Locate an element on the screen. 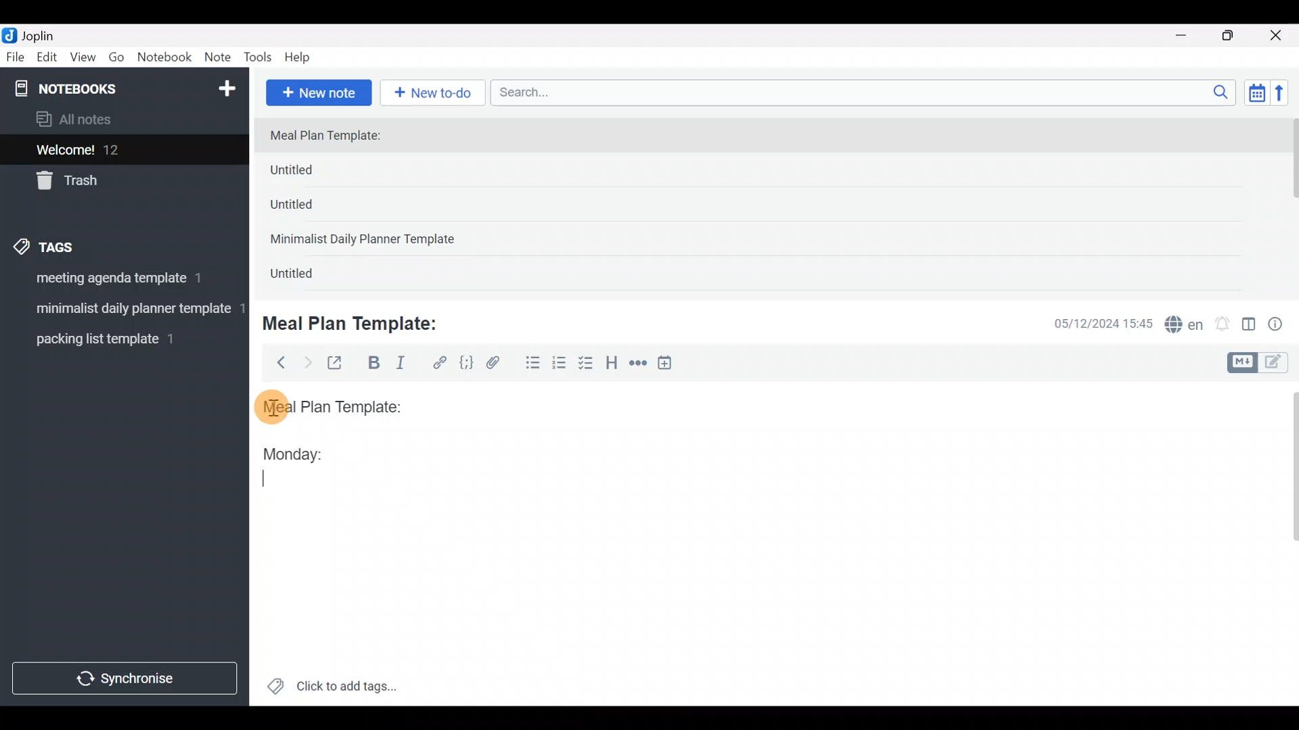  Back is located at coordinates (275, 362).